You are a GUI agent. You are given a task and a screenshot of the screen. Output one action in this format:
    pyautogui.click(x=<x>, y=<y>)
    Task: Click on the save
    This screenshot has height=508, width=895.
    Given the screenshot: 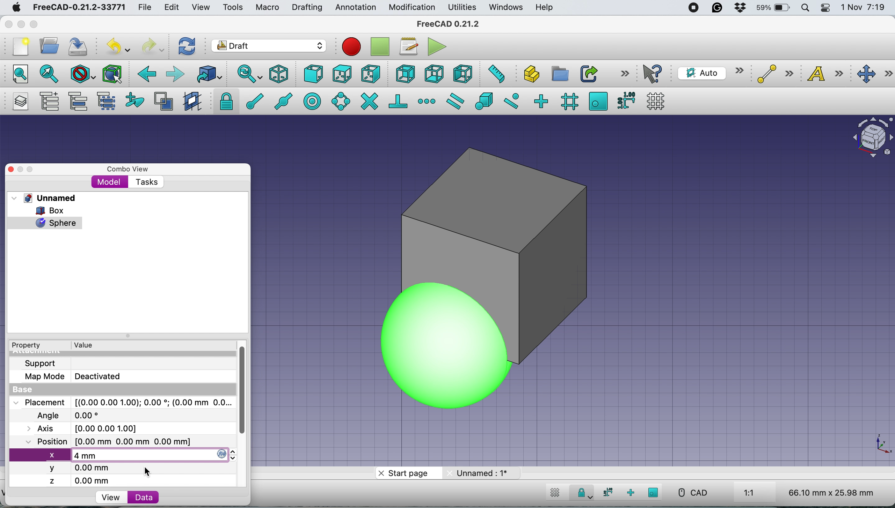 What is the action you would take?
    pyautogui.click(x=79, y=46)
    